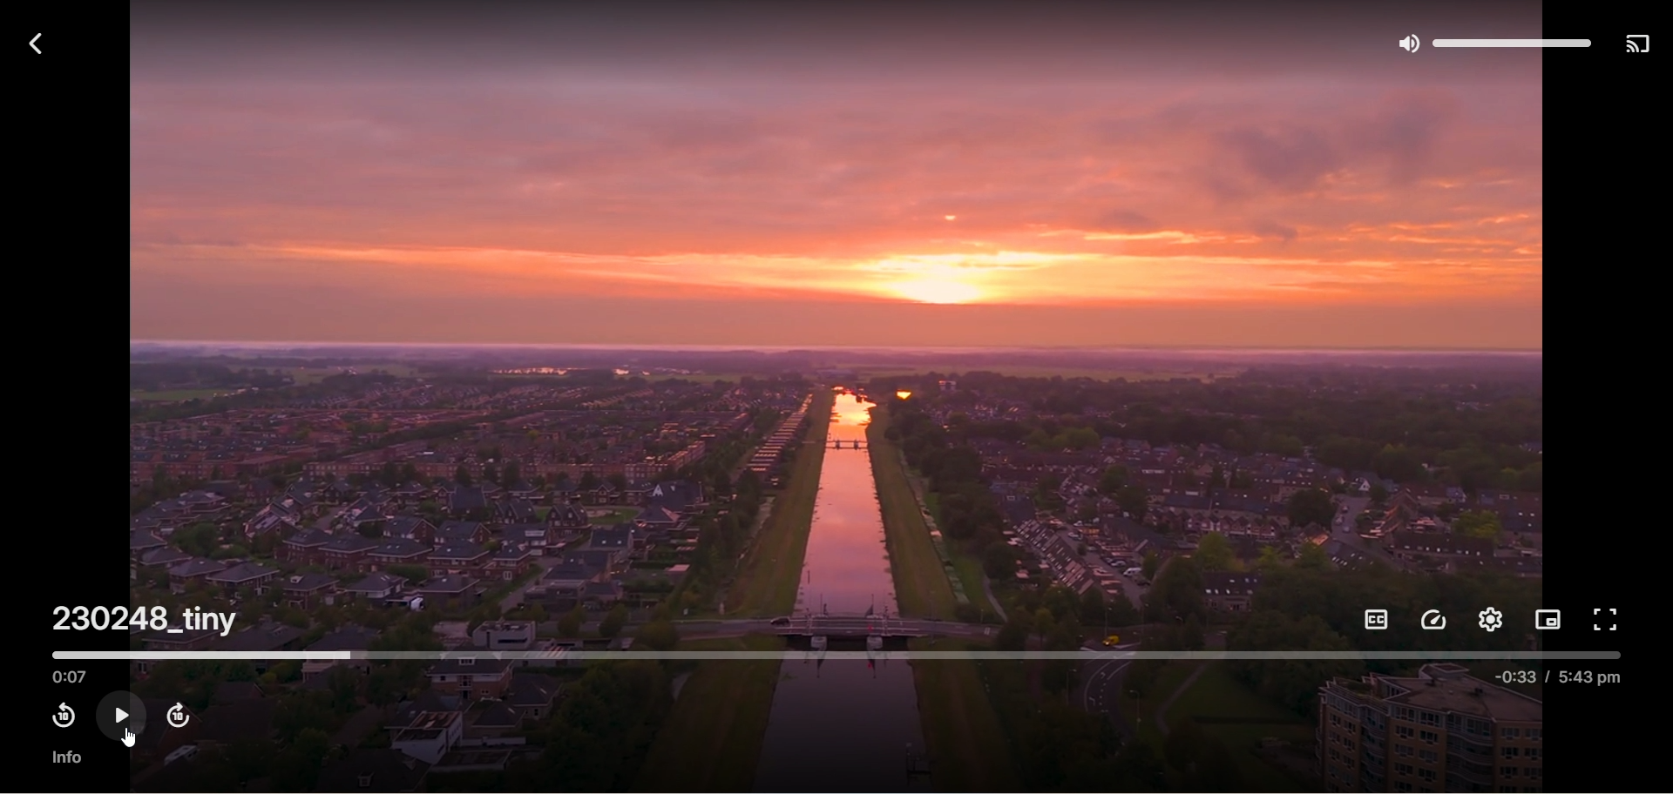 This screenshot has width=1673, height=794. What do you see at coordinates (69, 678) in the screenshot?
I see `played time 0:07` at bounding box center [69, 678].